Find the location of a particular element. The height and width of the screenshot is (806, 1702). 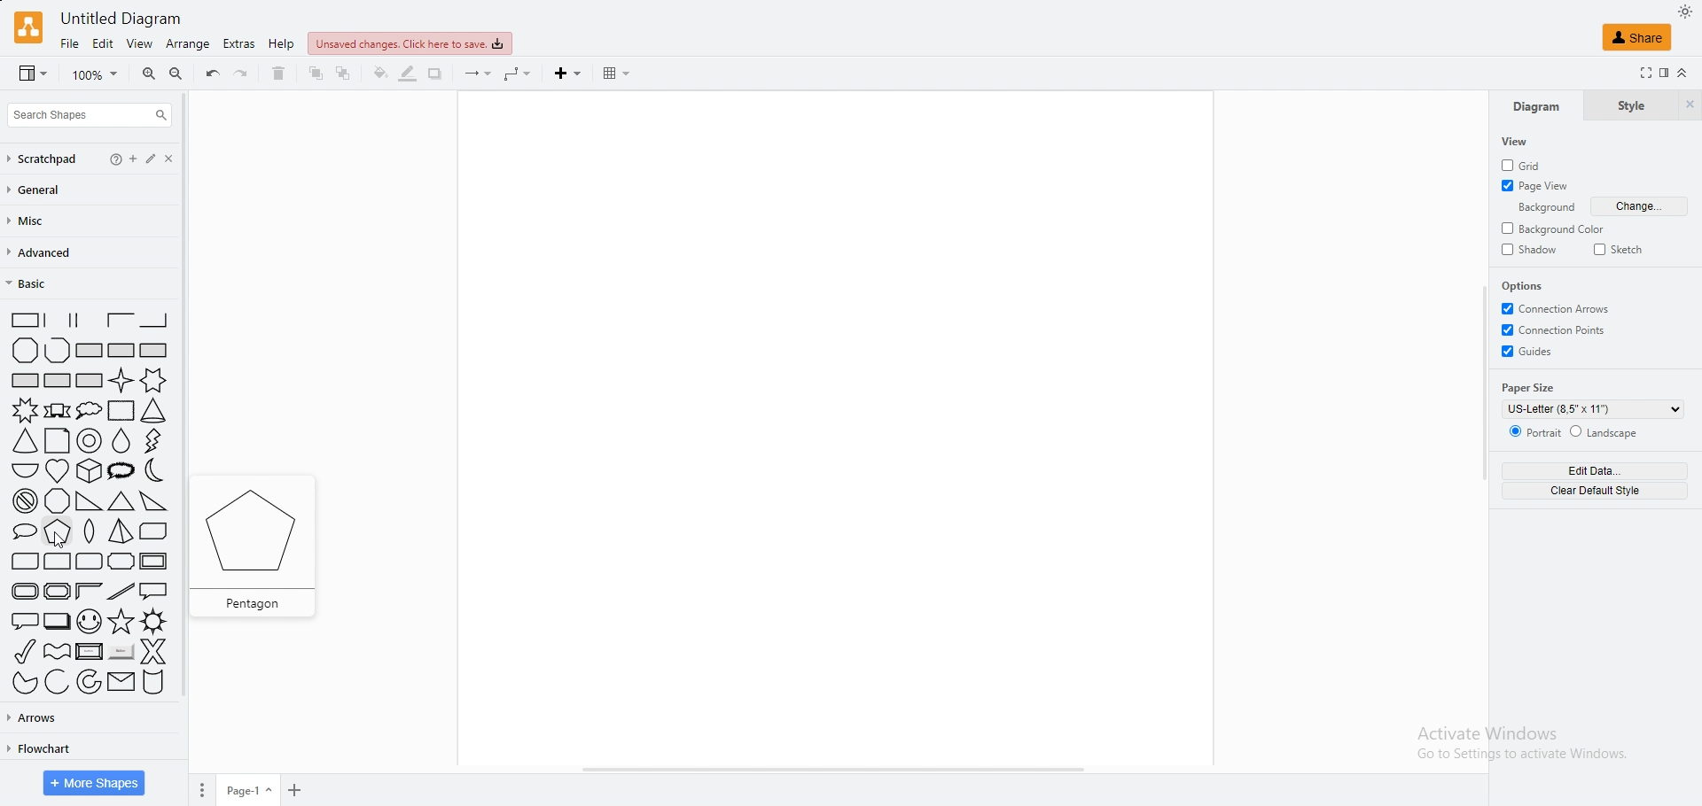

waypoint is located at coordinates (518, 74).